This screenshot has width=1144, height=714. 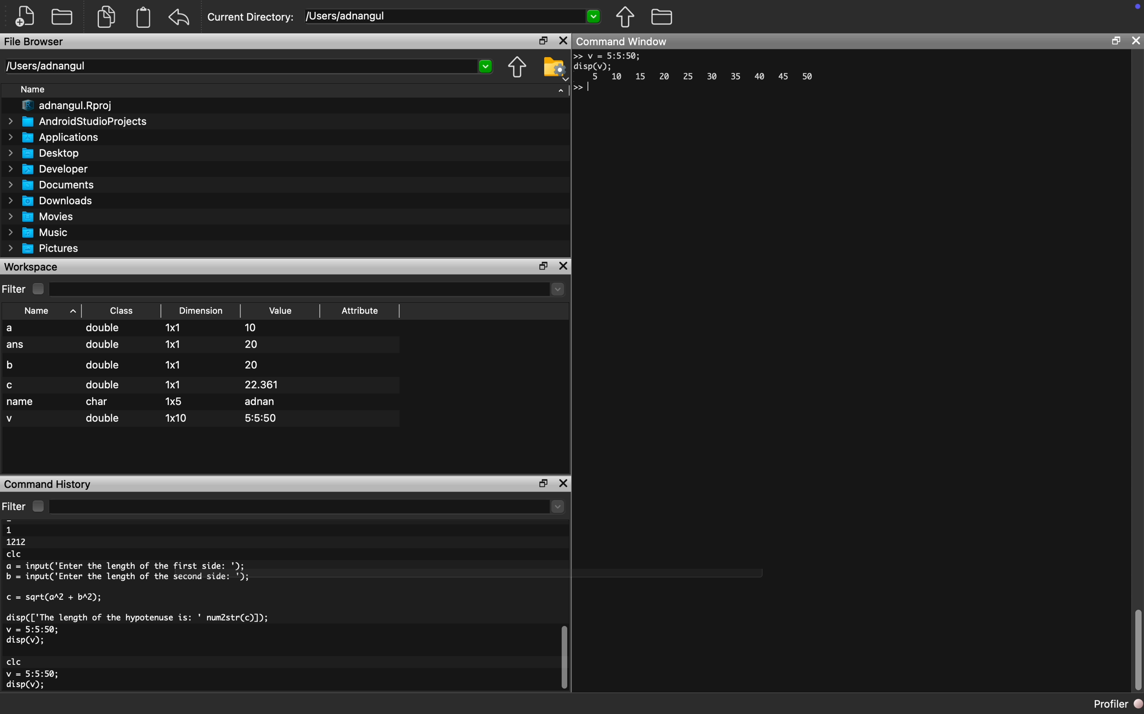 What do you see at coordinates (61, 16) in the screenshot?
I see `New folder` at bounding box center [61, 16].